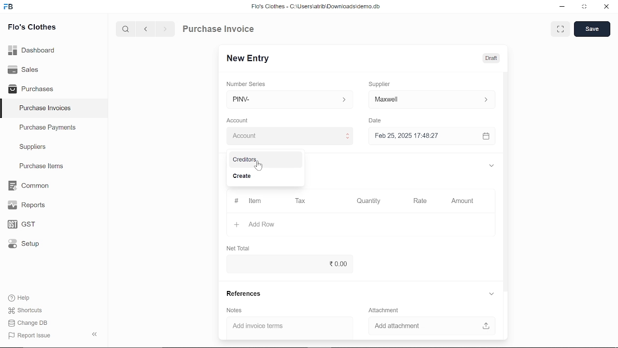 This screenshot has height=348, width=618. What do you see at coordinates (487, 136) in the screenshot?
I see `calender` at bounding box center [487, 136].